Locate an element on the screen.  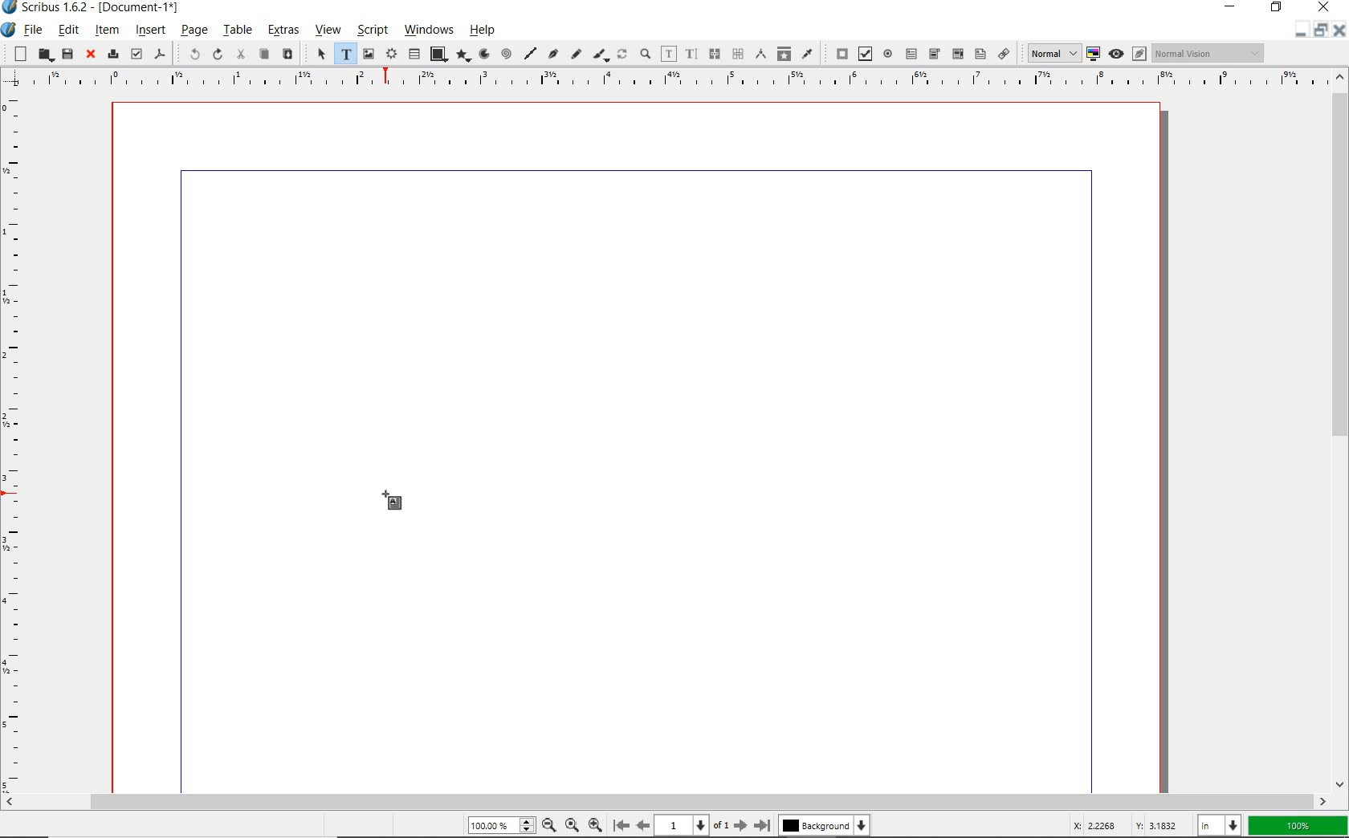
eye dropper is located at coordinates (808, 53).